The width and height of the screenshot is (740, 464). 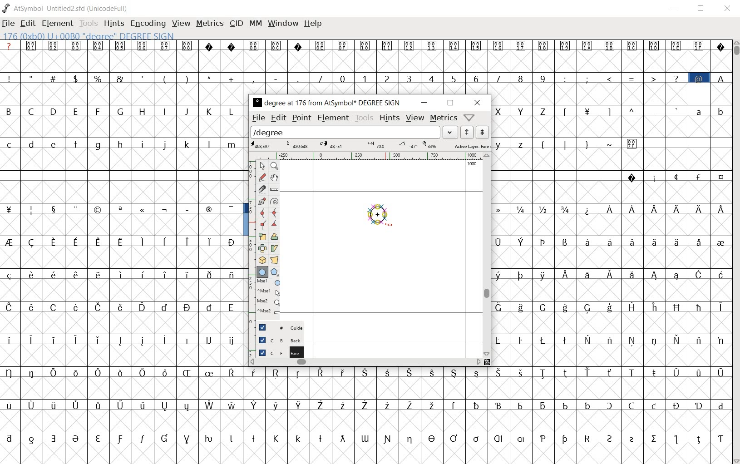 What do you see at coordinates (210, 24) in the screenshot?
I see `metrics` at bounding box center [210, 24].